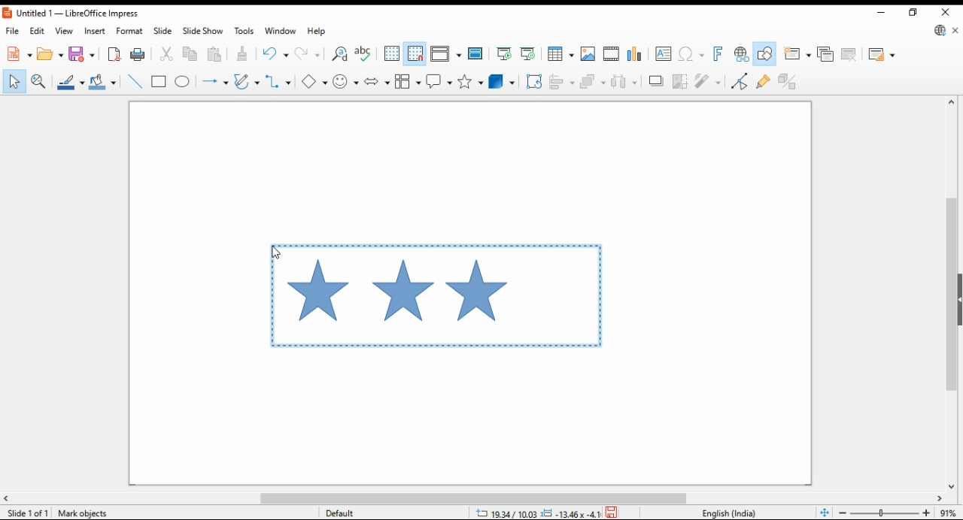 The image size is (963, 520). Describe the element at coordinates (938, 30) in the screenshot. I see `libre office updte` at that location.